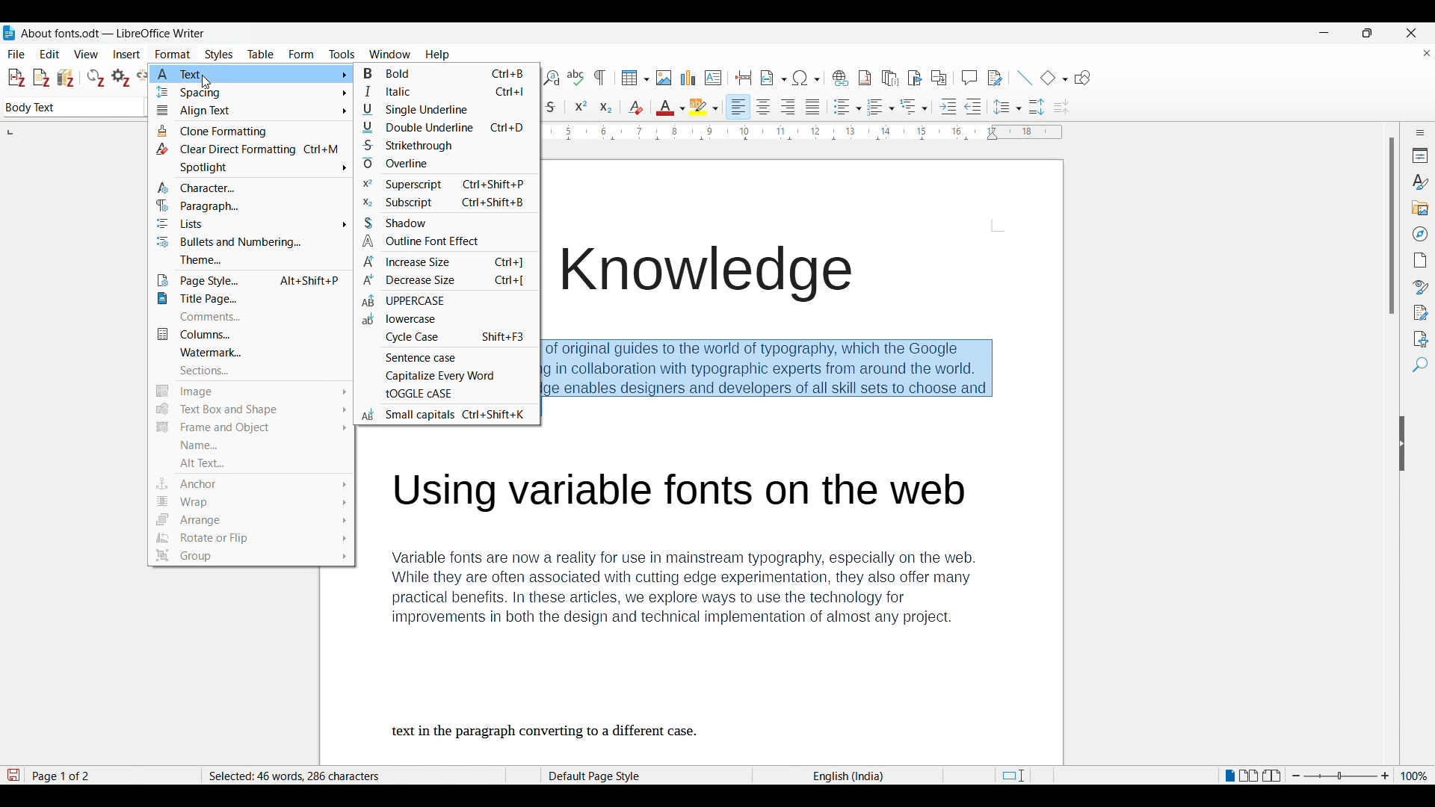 The width and height of the screenshot is (1435, 807). I want to click on theme, so click(247, 260).